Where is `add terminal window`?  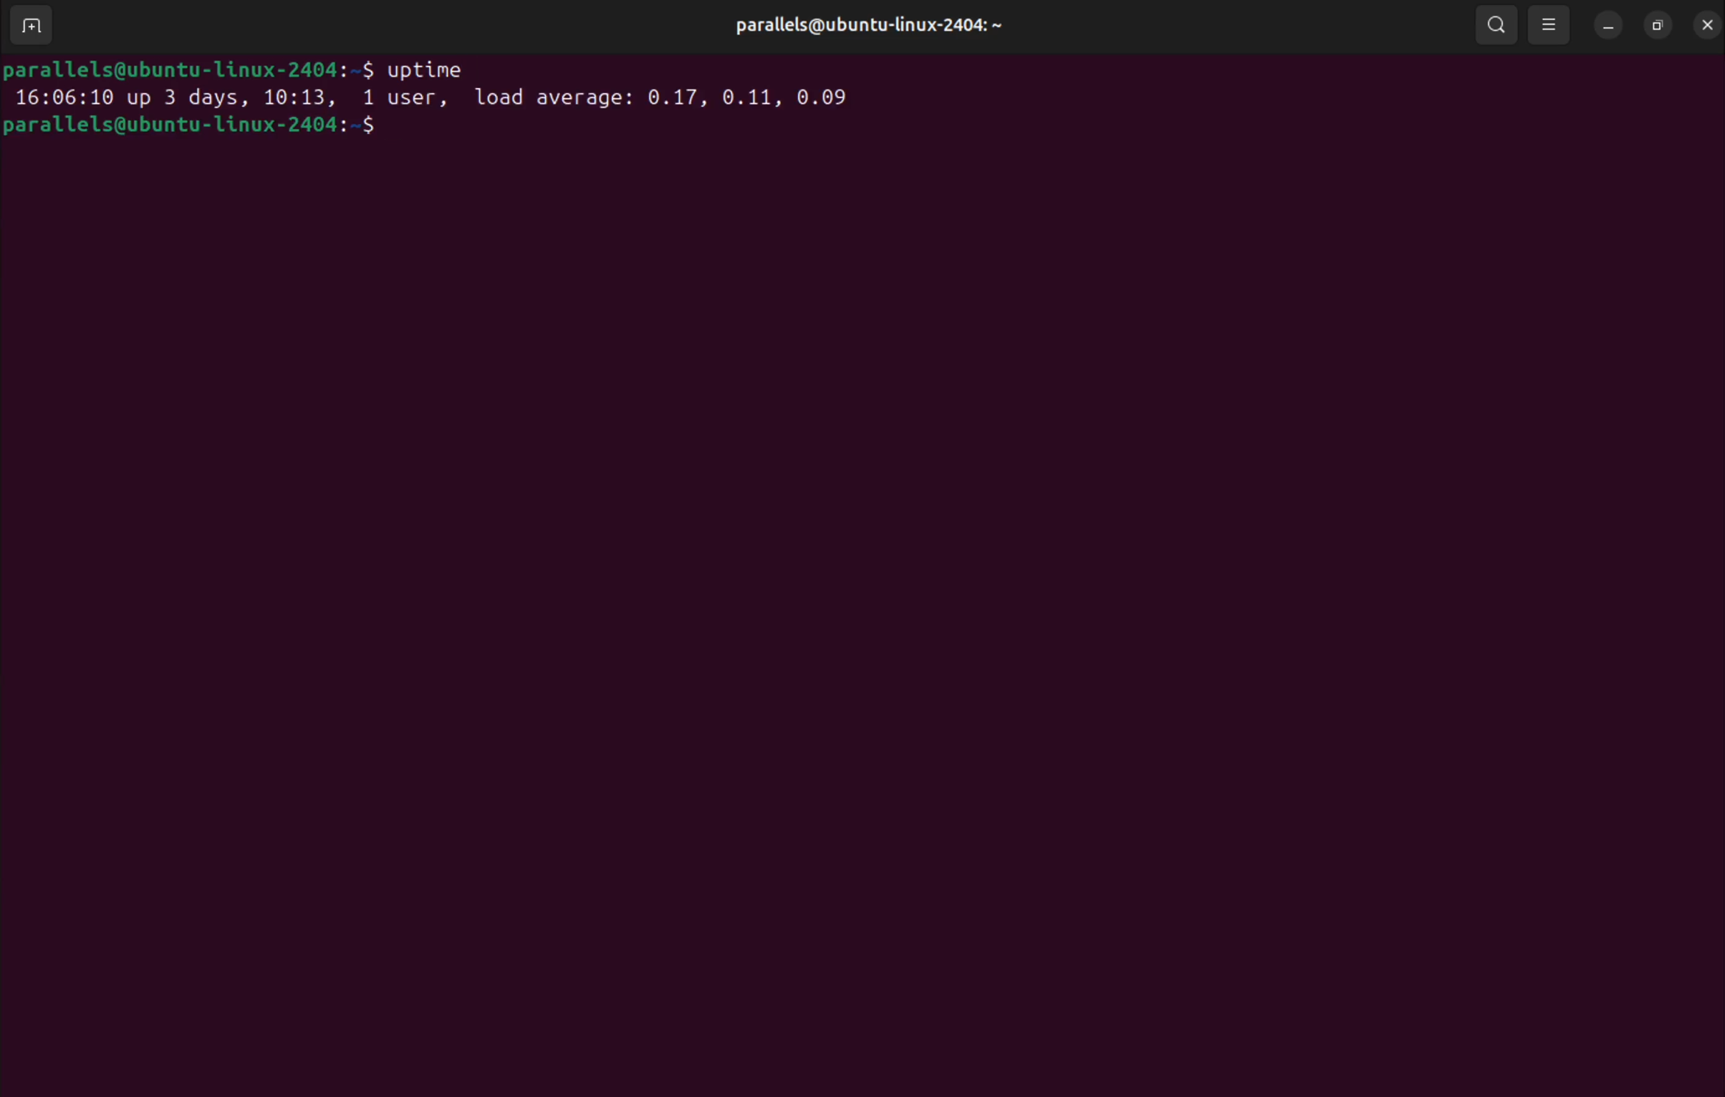
add terminal window is located at coordinates (29, 23).